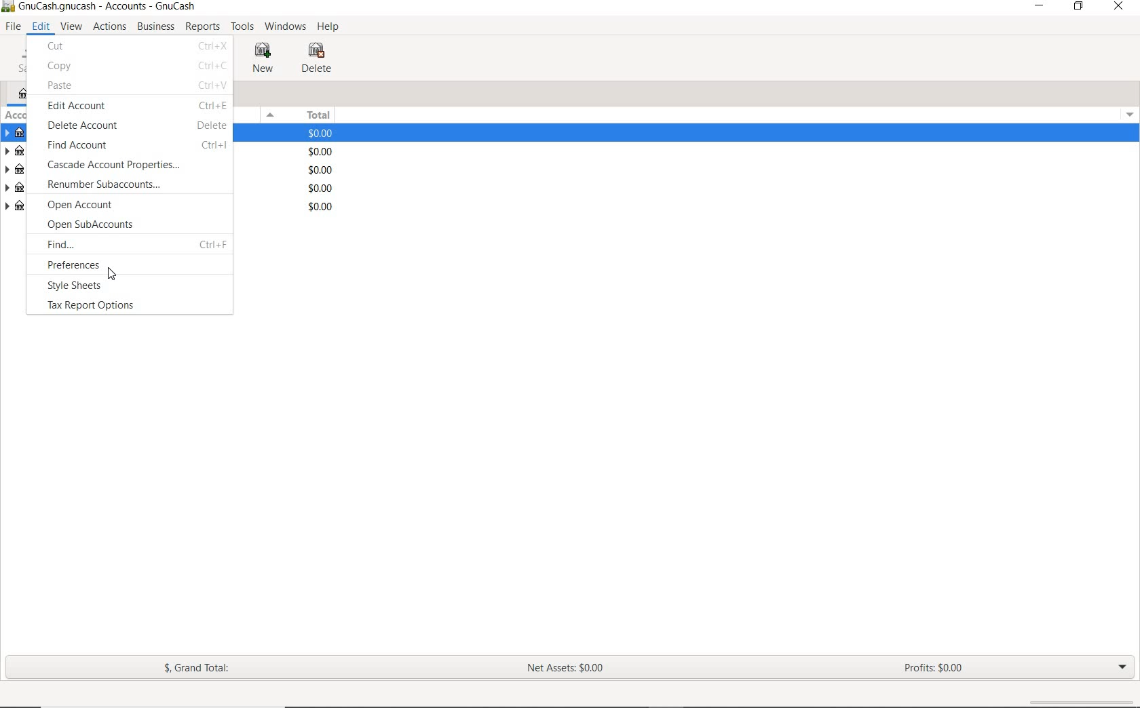 The image size is (1140, 708). I want to click on STYLE SHEETS, so click(93, 286).